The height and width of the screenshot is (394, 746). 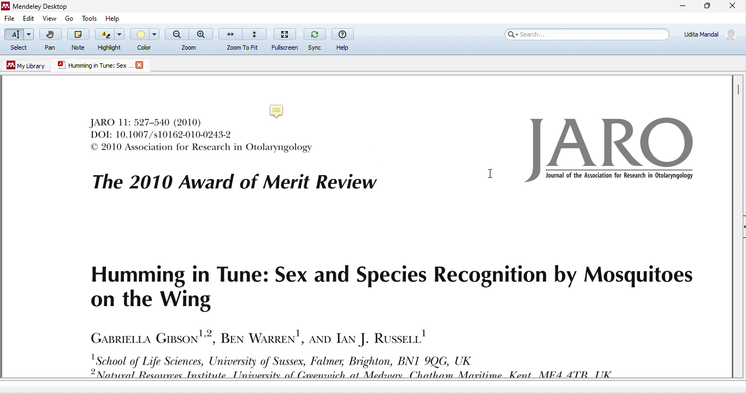 I want to click on my library, so click(x=24, y=67).